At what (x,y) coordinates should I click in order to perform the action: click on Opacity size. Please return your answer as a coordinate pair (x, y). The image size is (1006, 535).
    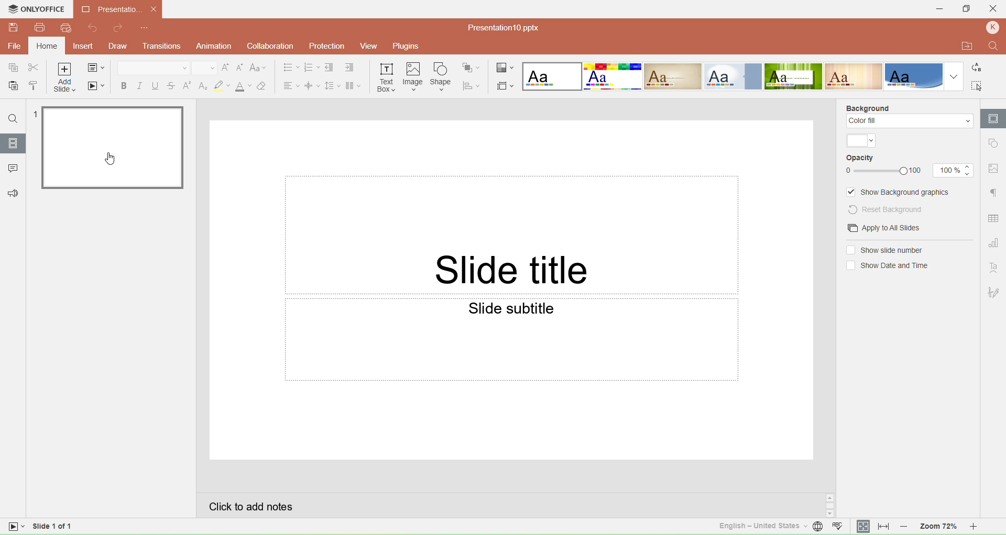
    Looking at the image, I should click on (953, 170).